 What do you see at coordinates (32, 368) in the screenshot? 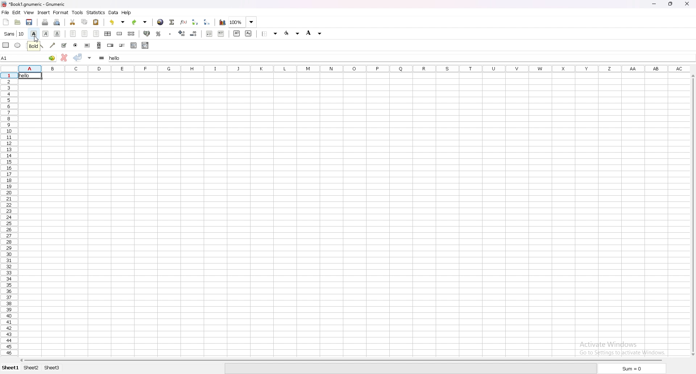
I see `sheet 2` at bounding box center [32, 368].